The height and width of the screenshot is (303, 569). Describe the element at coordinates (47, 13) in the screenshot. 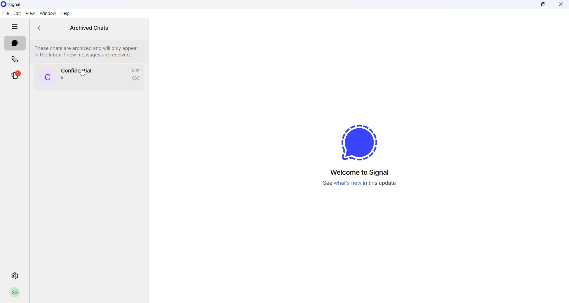

I see `window` at that location.